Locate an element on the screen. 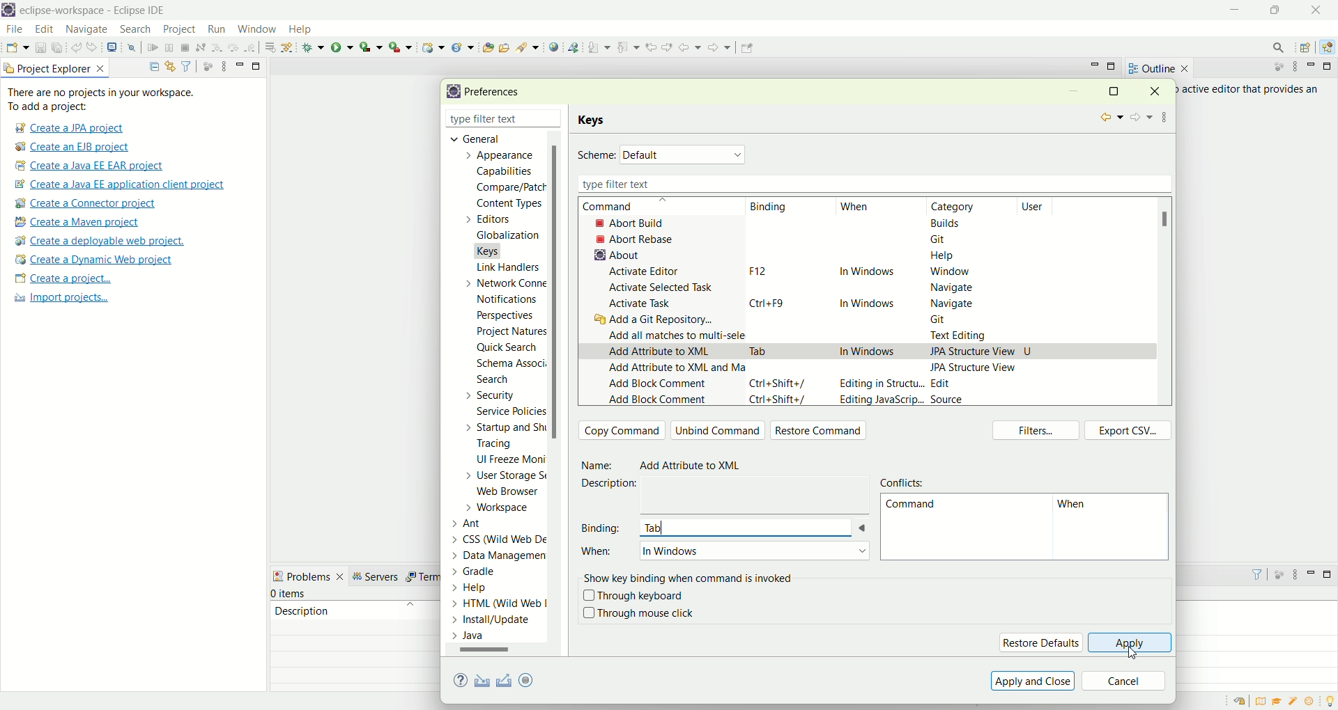  content types is located at coordinates (505, 204).